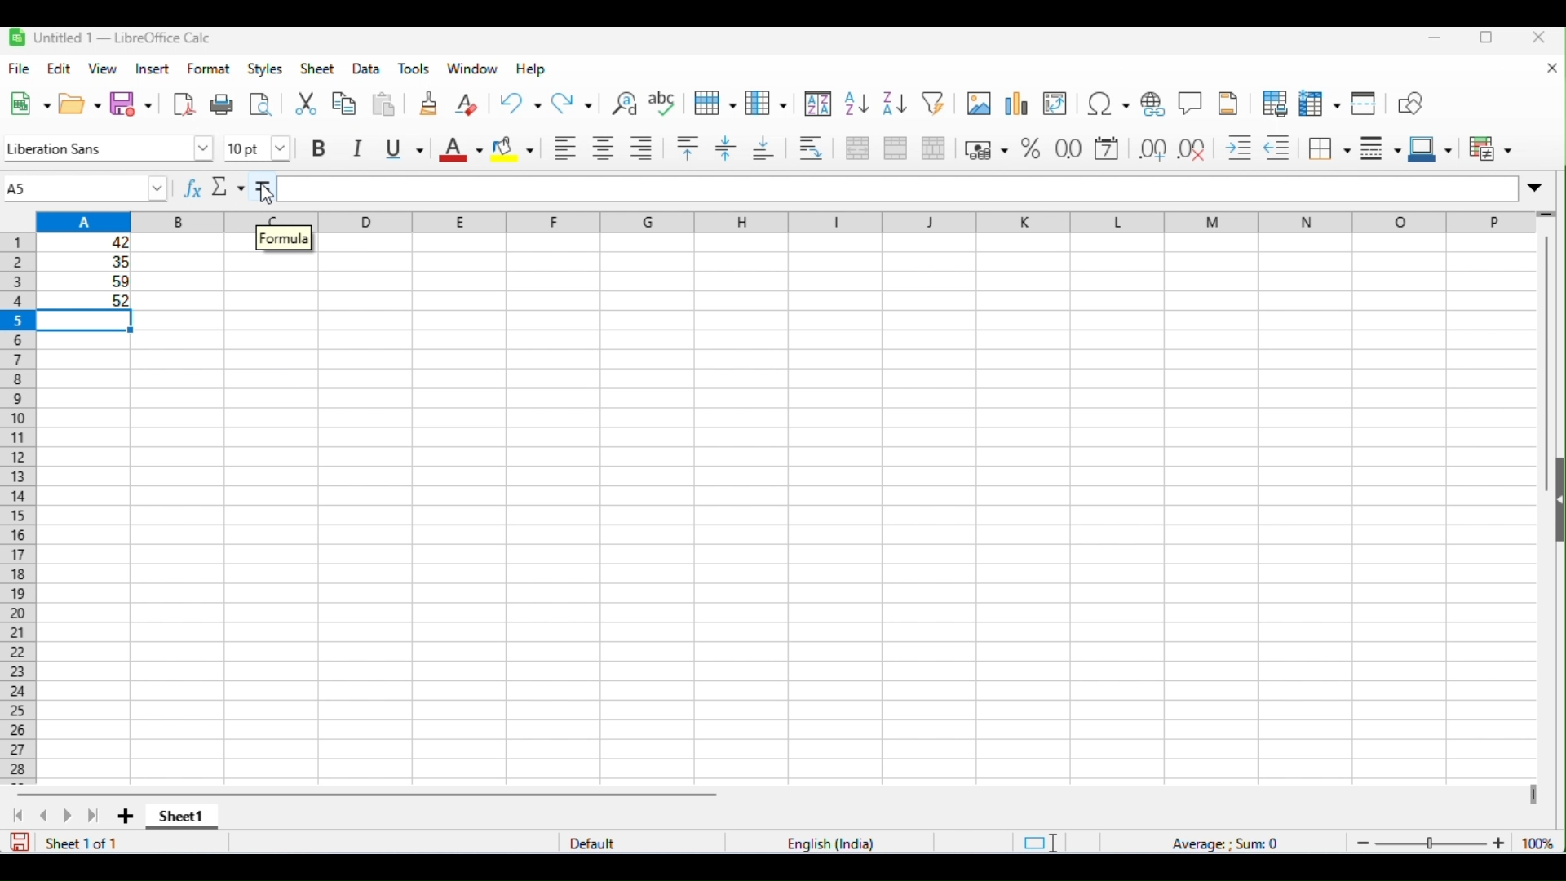 The image size is (1566, 881). Describe the element at coordinates (1454, 842) in the screenshot. I see `zoom` at that location.